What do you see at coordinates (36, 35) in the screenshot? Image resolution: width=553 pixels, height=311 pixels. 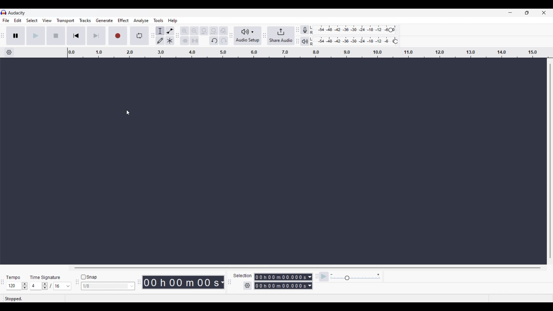 I see `Play/Play once` at bounding box center [36, 35].